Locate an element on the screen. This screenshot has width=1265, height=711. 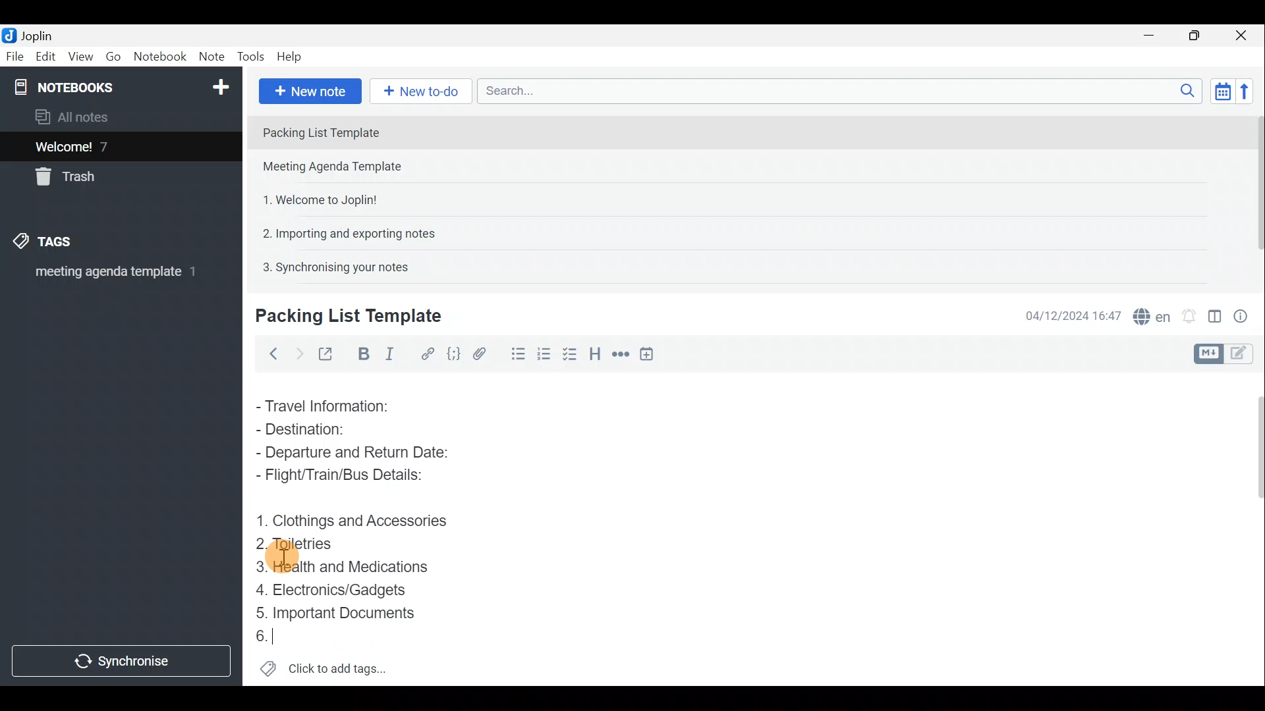
Back is located at coordinates (271, 354).